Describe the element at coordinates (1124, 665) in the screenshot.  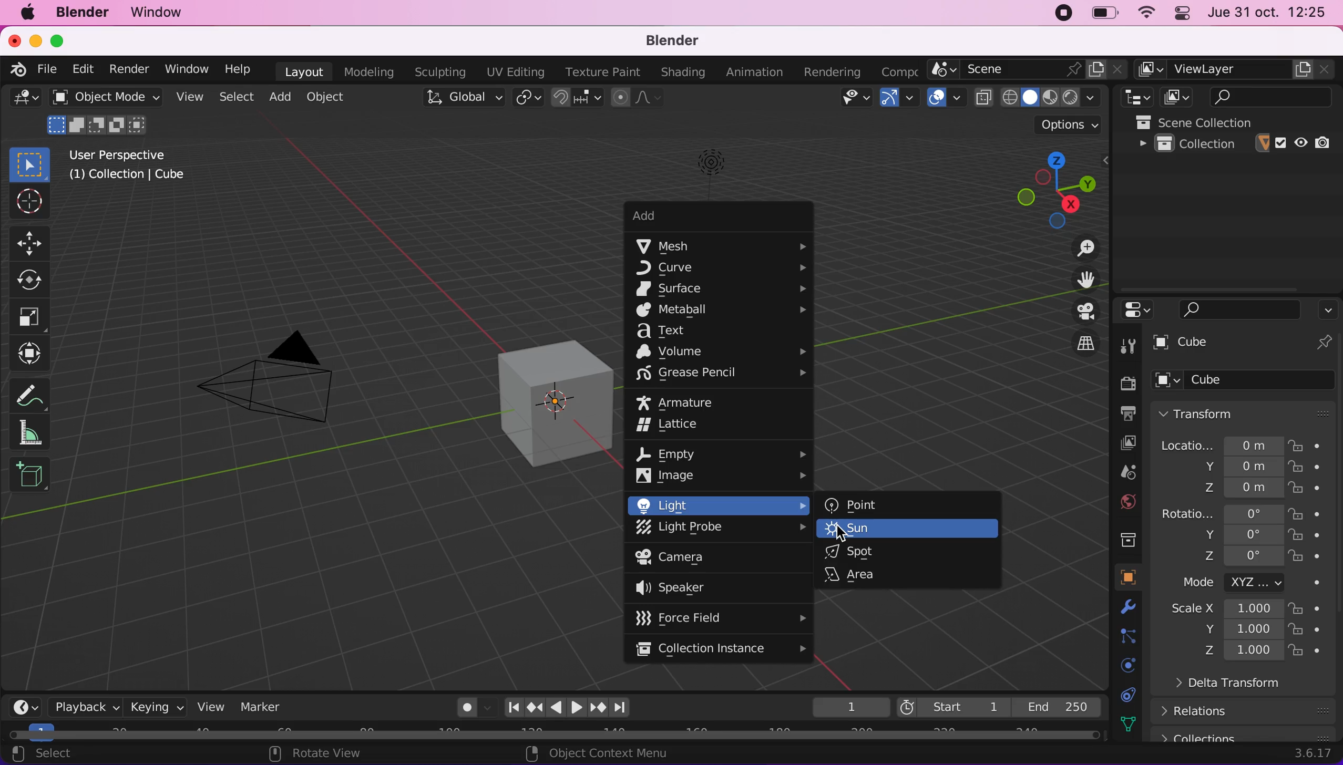
I see `physics` at that location.